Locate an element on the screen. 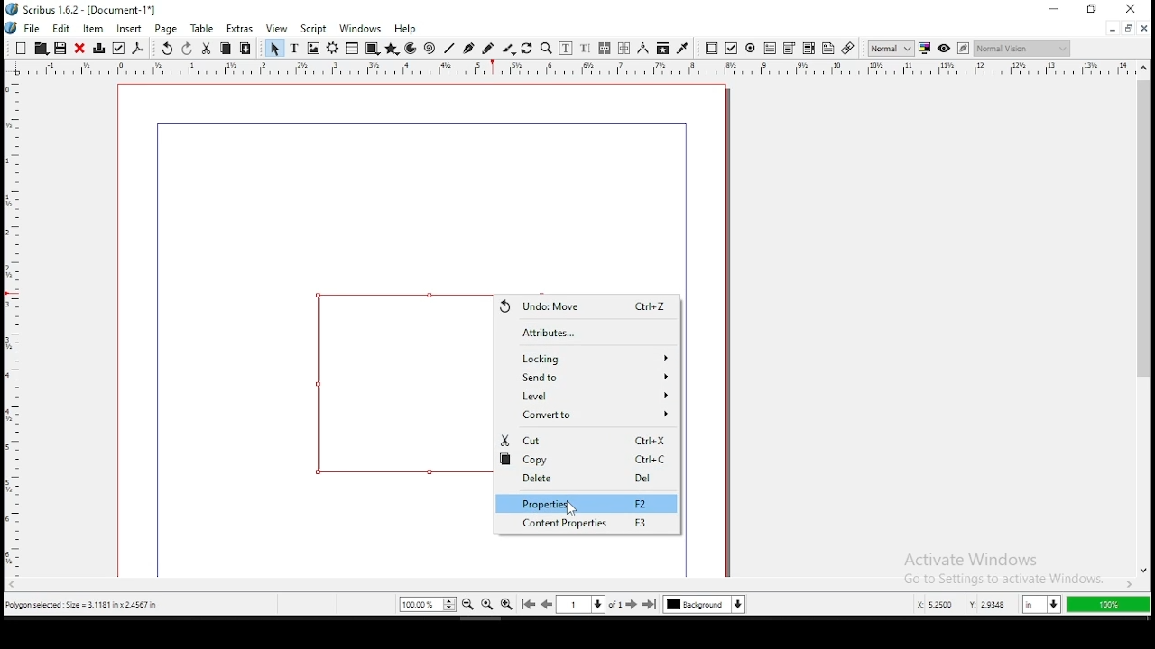 This screenshot has width=1155, height=649. pdf radio button is located at coordinates (751, 48).